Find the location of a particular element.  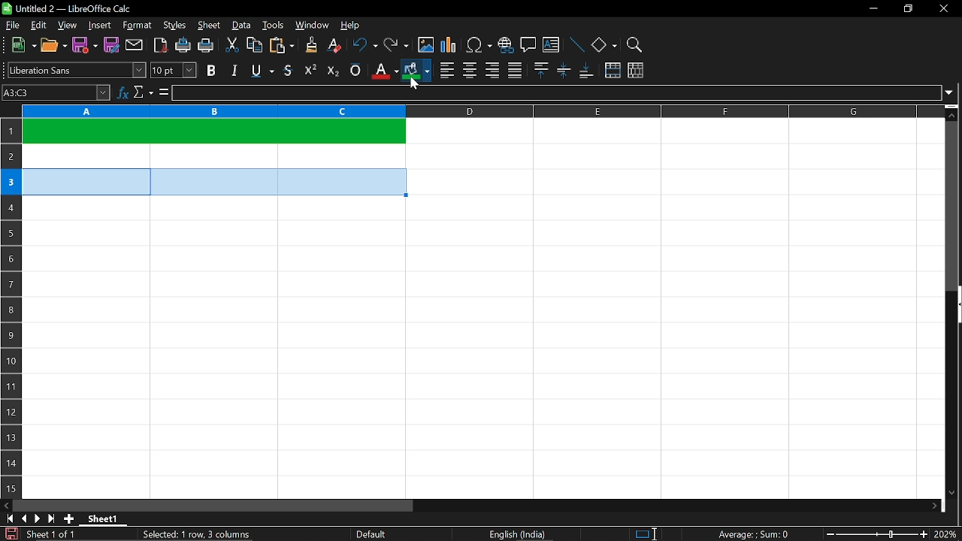

data is located at coordinates (242, 26).